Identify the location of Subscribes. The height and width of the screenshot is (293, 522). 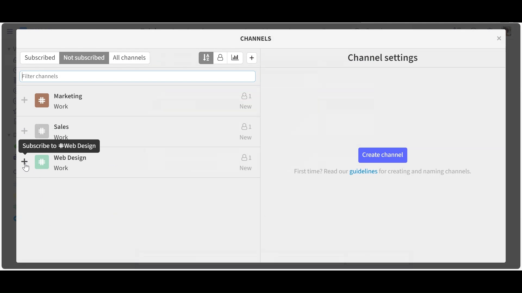
(38, 58).